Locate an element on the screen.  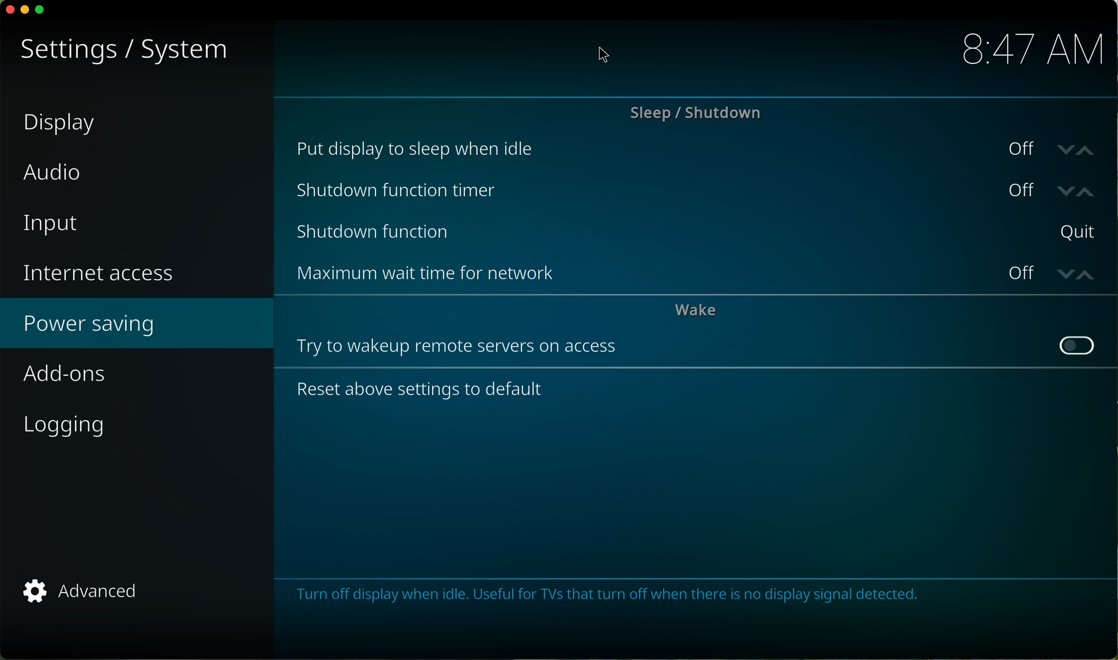
arrows is located at coordinates (1077, 149).